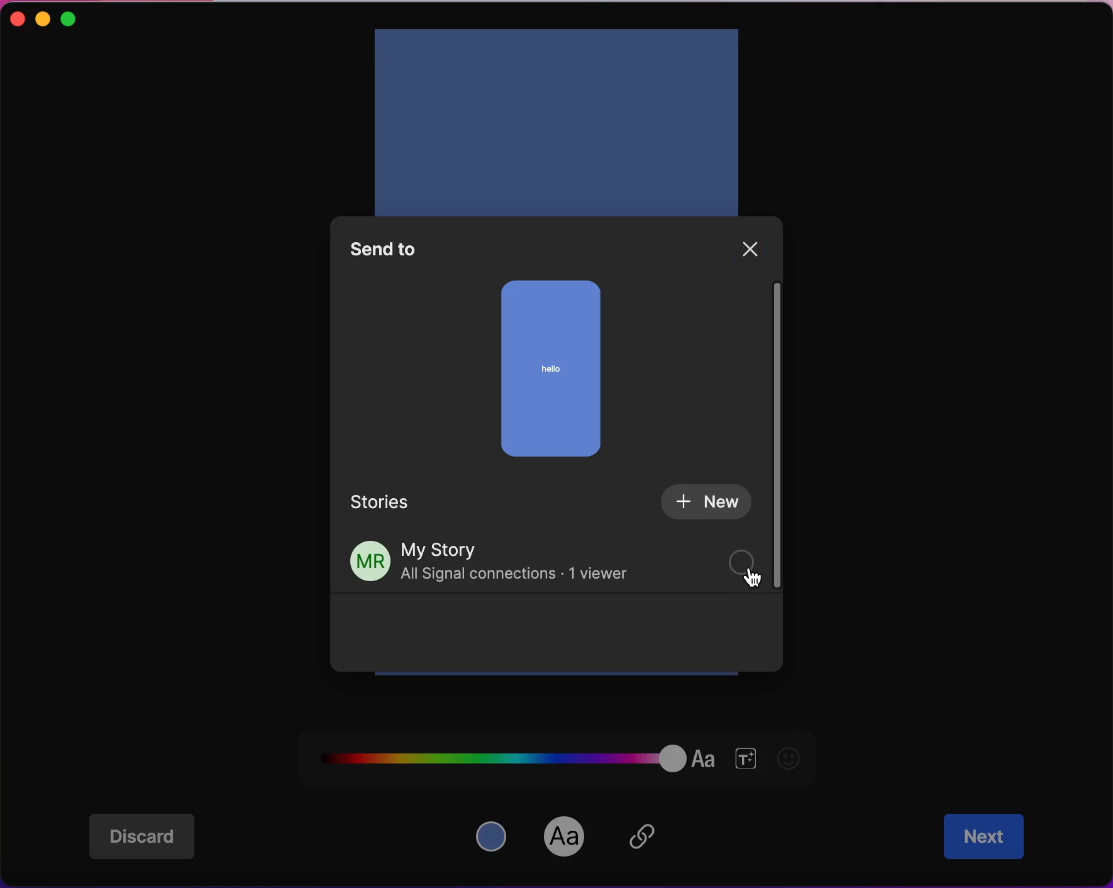 Image resolution: width=1113 pixels, height=888 pixels. Describe the element at coordinates (83, 17) in the screenshot. I see `maximize` at that location.